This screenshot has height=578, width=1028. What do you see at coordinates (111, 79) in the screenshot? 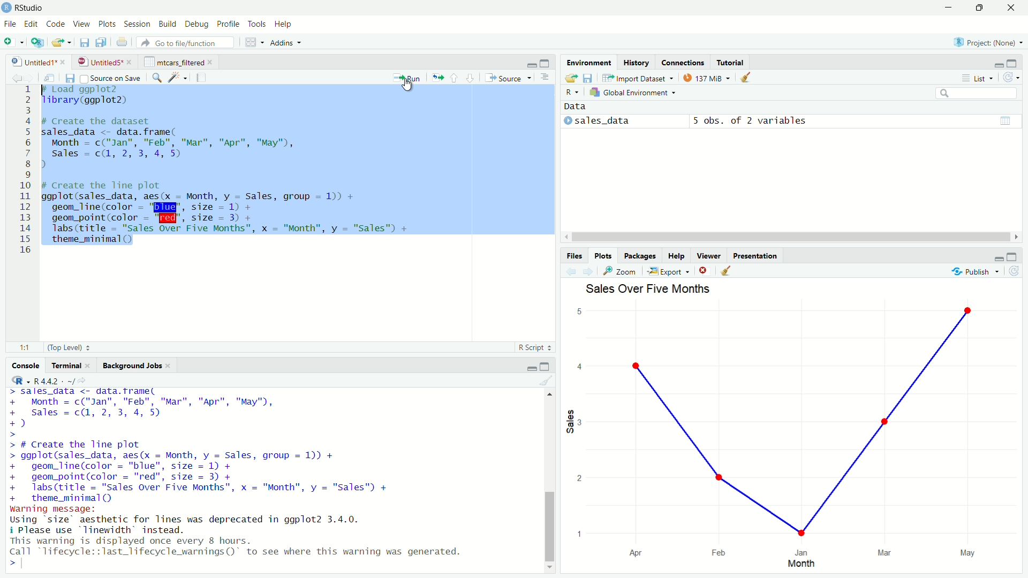
I see `source on save` at bounding box center [111, 79].